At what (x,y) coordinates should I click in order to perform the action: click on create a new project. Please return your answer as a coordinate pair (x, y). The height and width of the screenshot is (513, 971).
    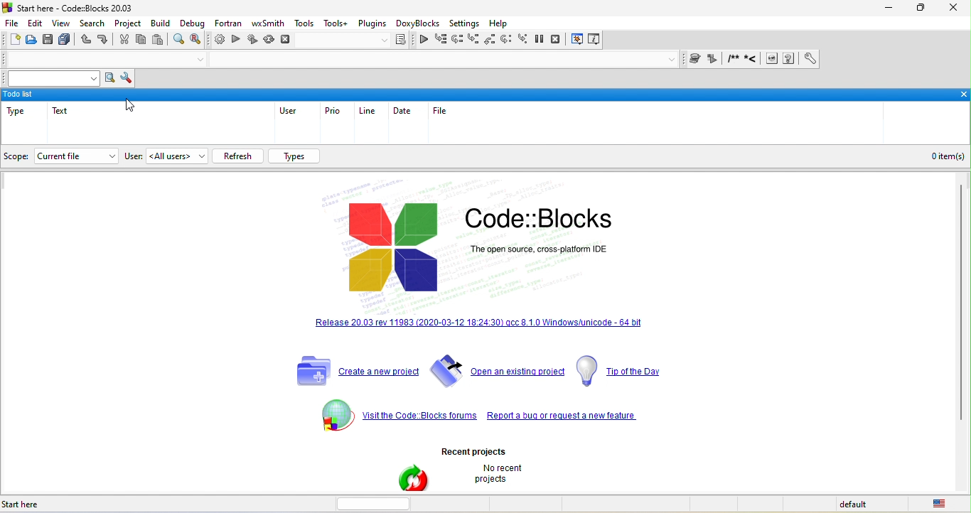
    Looking at the image, I should click on (358, 373).